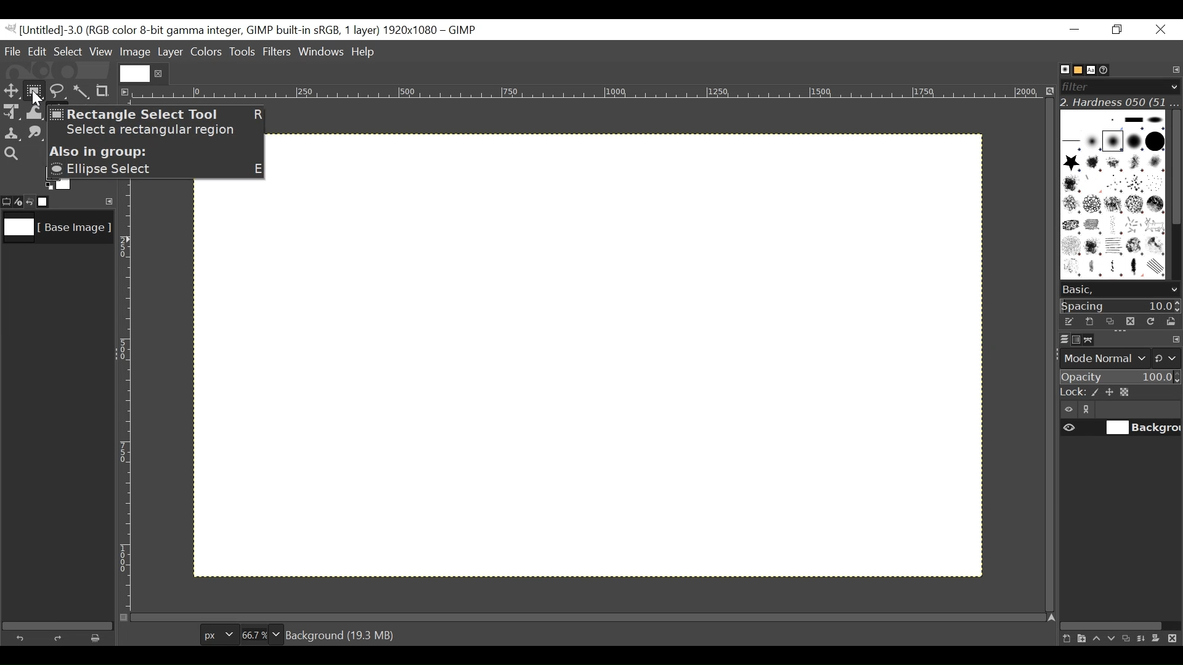 Image resolution: width=1183 pixels, height=665 pixels. I want to click on Undo last action, so click(30, 201).